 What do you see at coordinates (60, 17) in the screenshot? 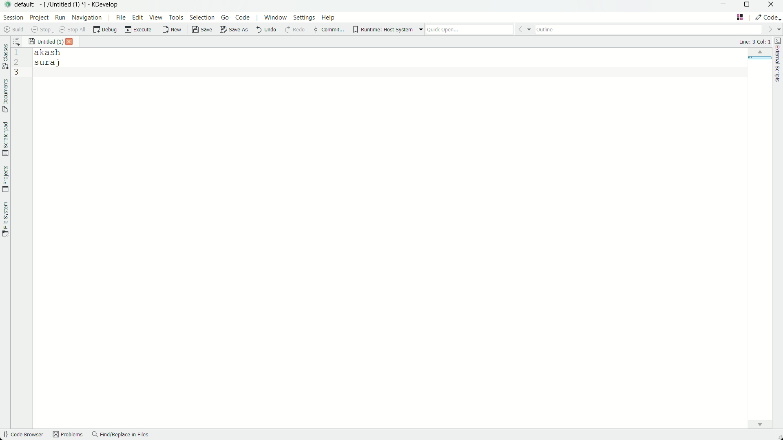
I see `run menu` at bounding box center [60, 17].